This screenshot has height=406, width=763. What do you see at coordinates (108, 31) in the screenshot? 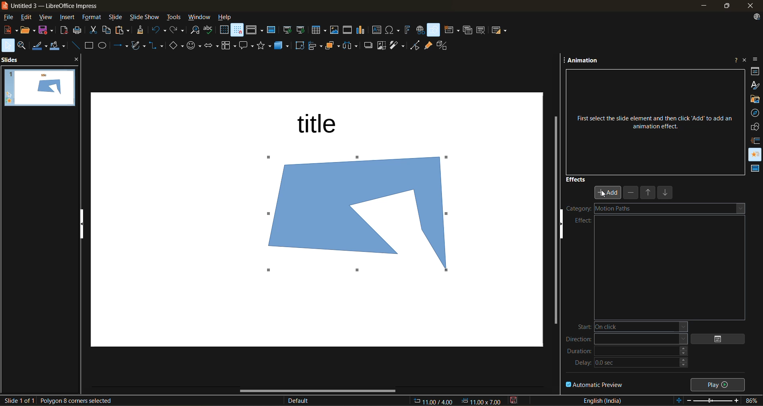
I see `copy` at bounding box center [108, 31].